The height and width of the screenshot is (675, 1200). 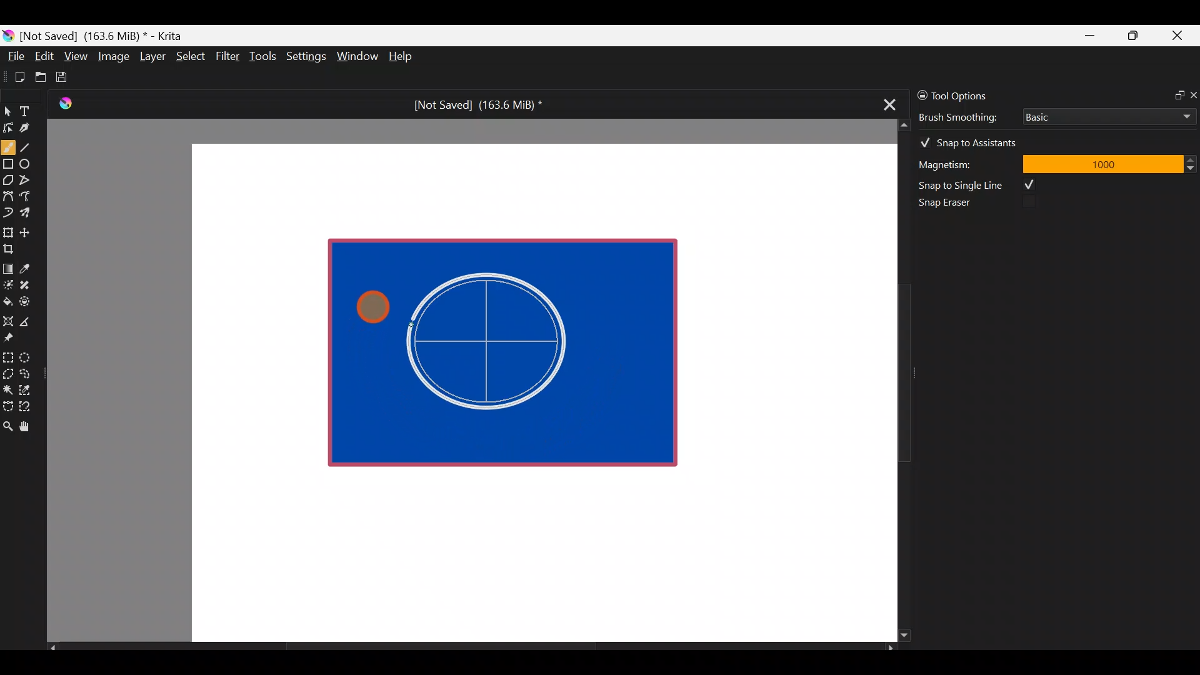 I want to click on Polygon tool, so click(x=7, y=181).